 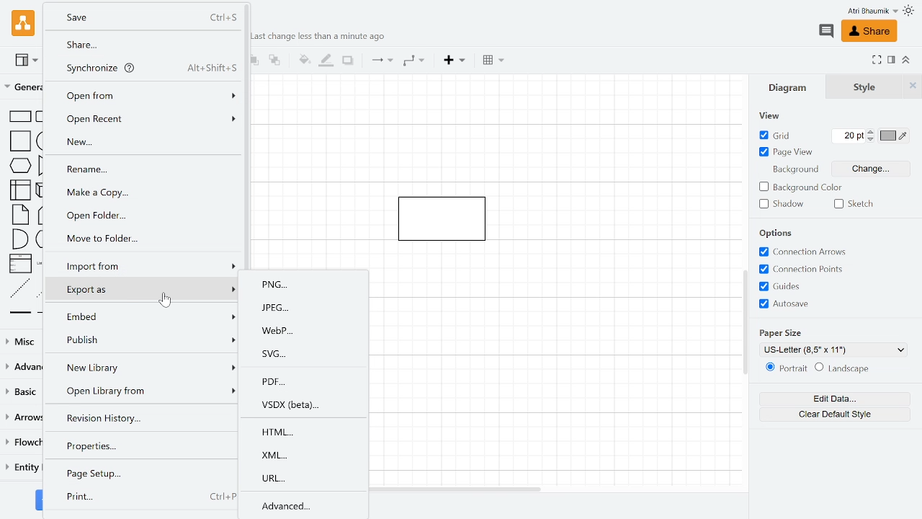 I want to click on Open form, so click(x=146, y=94).